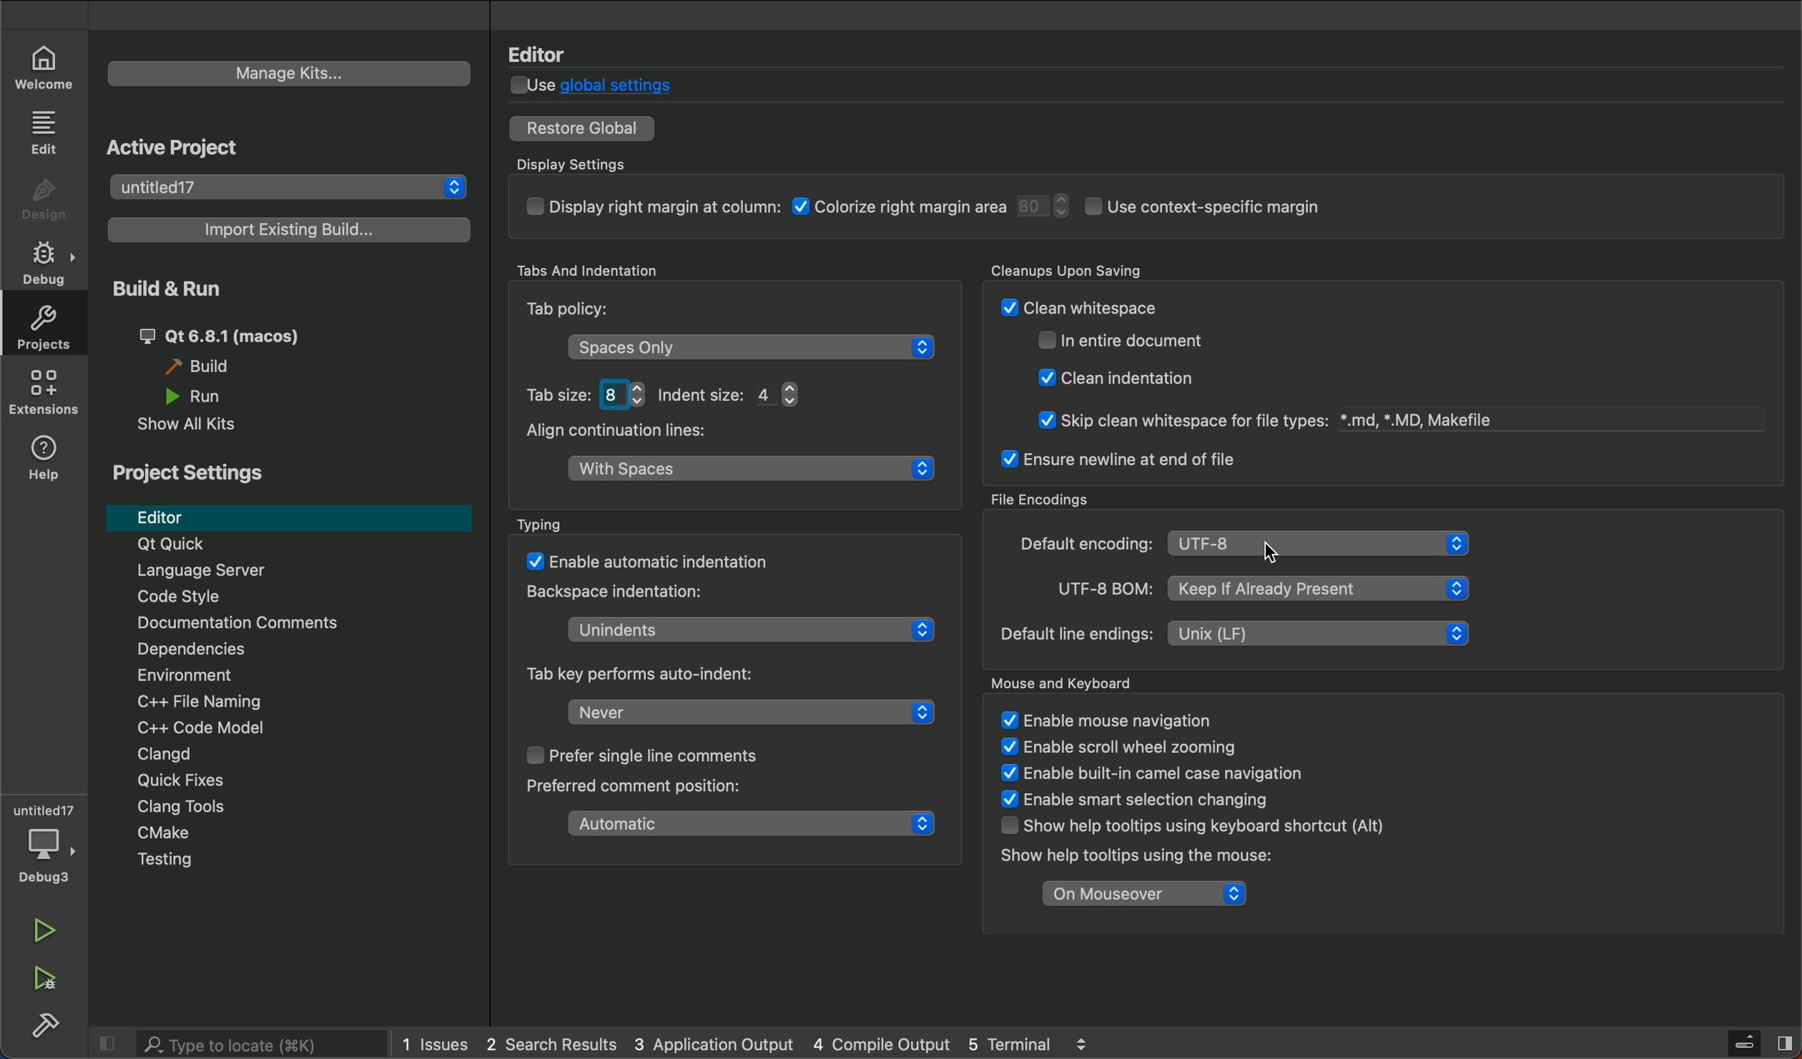 The width and height of the screenshot is (1802, 1059). Describe the element at coordinates (656, 674) in the screenshot. I see `Tab key perform auto-indent` at that location.